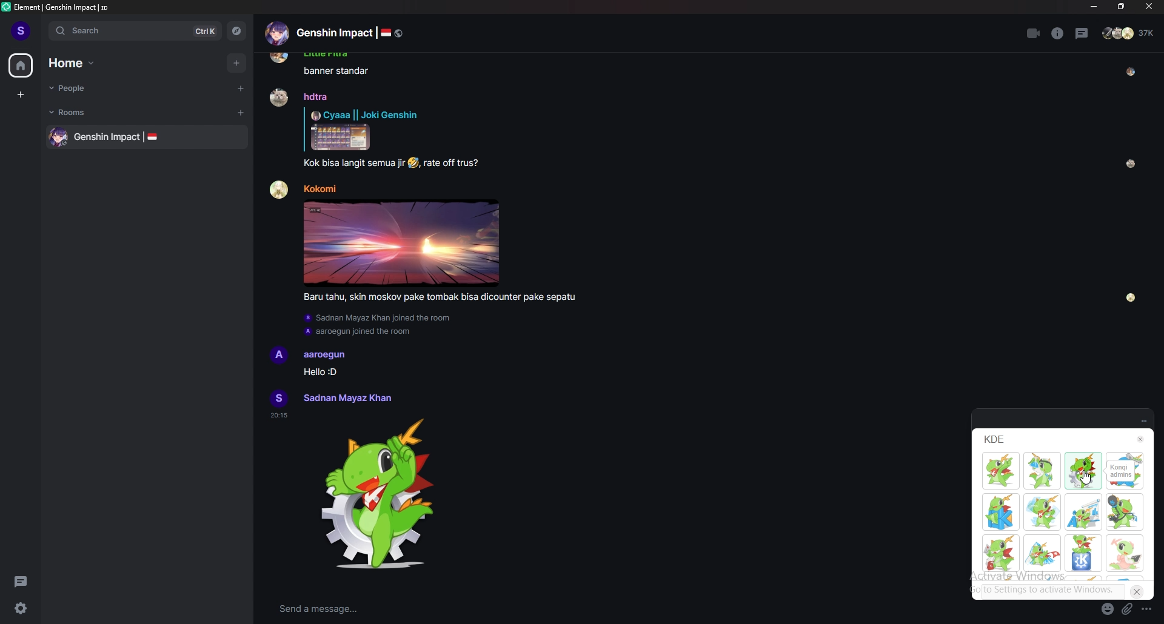 This screenshot has height=624, width=1164. I want to click on cancel, so click(1137, 592).